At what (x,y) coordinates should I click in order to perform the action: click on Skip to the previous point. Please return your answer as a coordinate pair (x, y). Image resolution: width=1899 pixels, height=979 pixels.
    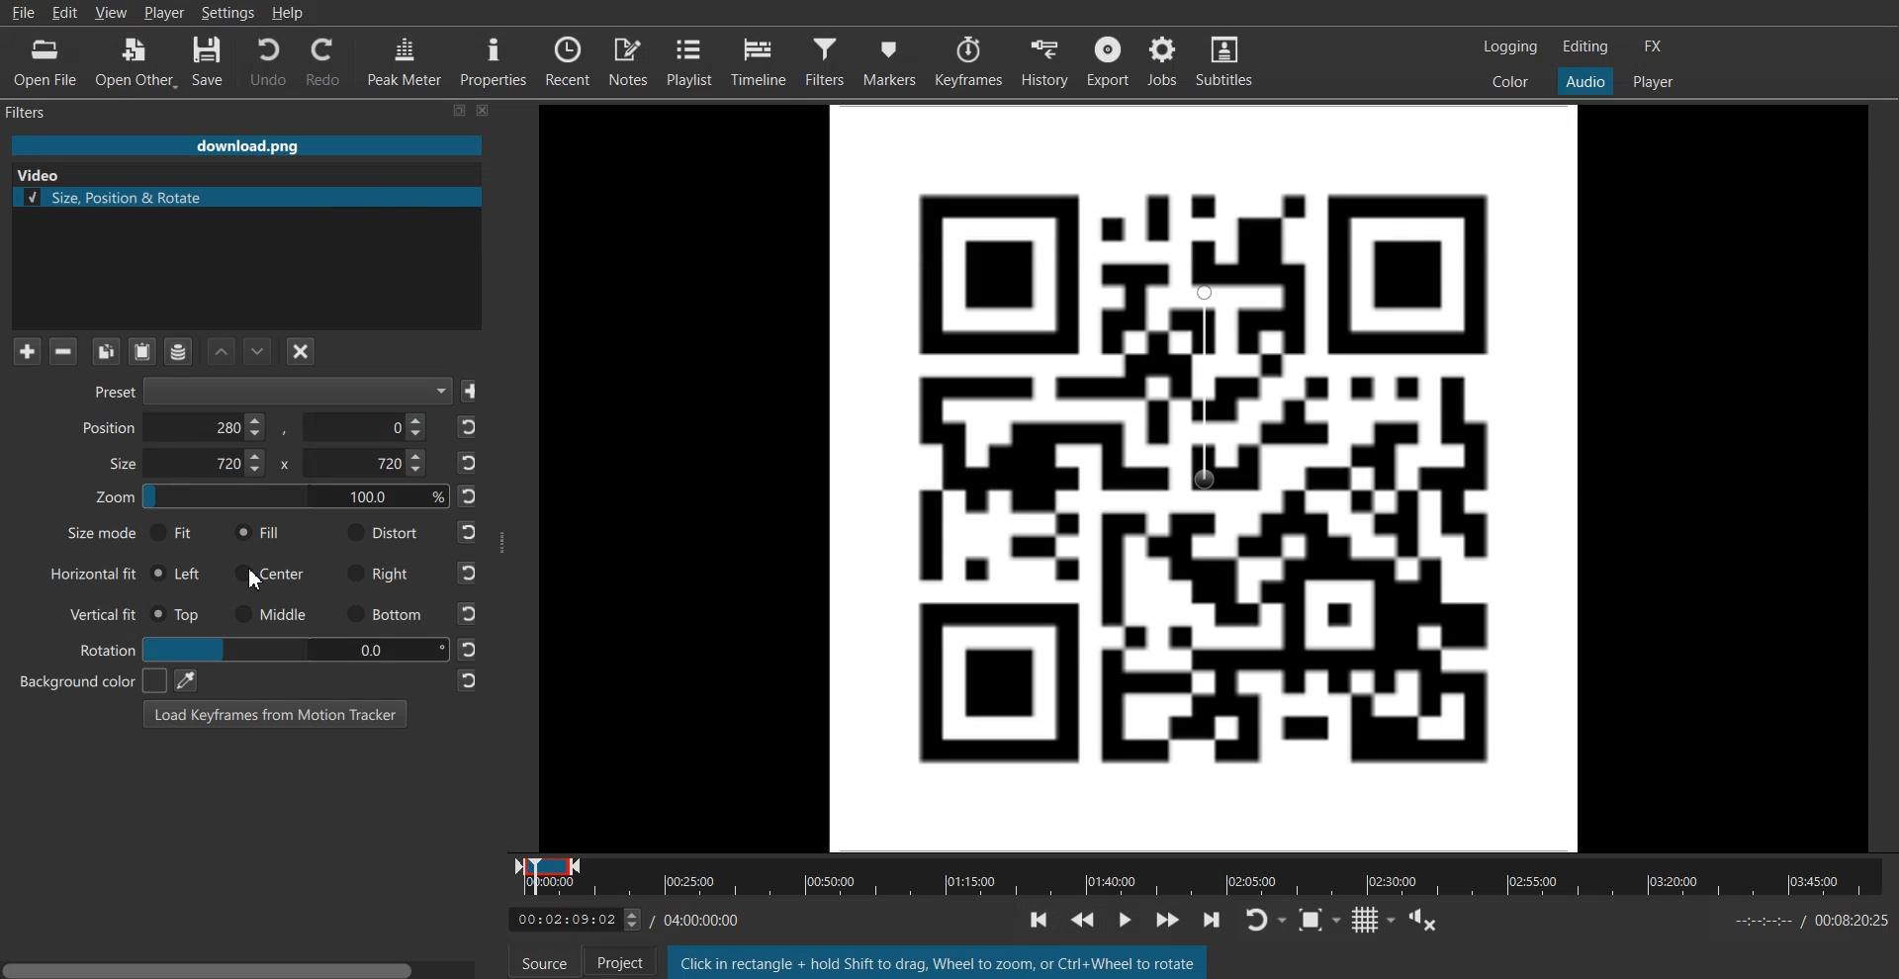
    Looking at the image, I should click on (1038, 919).